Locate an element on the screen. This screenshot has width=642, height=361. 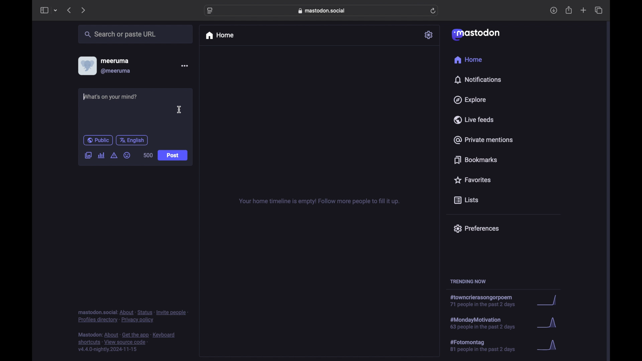
bookmarks is located at coordinates (477, 160).